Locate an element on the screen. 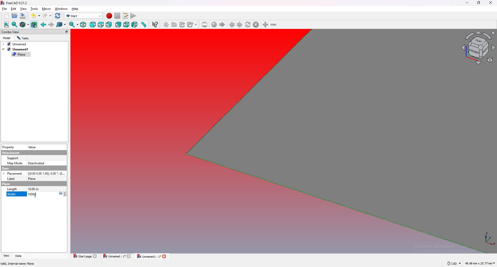 This screenshot has height=267, width=497. create link is located at coordinates (183, 25).